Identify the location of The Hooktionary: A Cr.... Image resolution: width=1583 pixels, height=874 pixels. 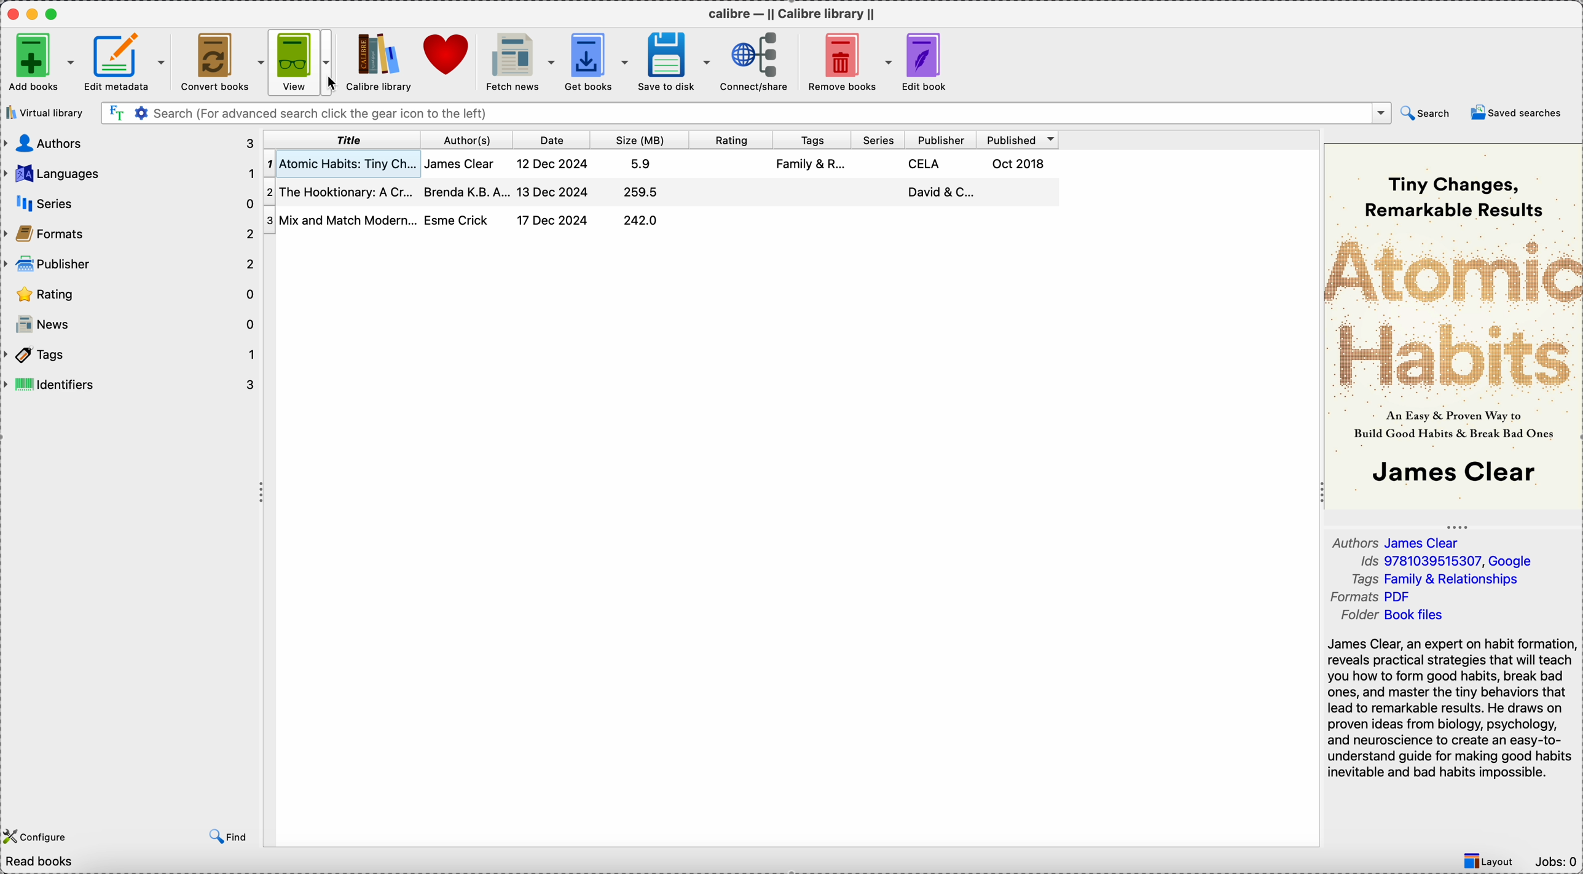
(339, 190).